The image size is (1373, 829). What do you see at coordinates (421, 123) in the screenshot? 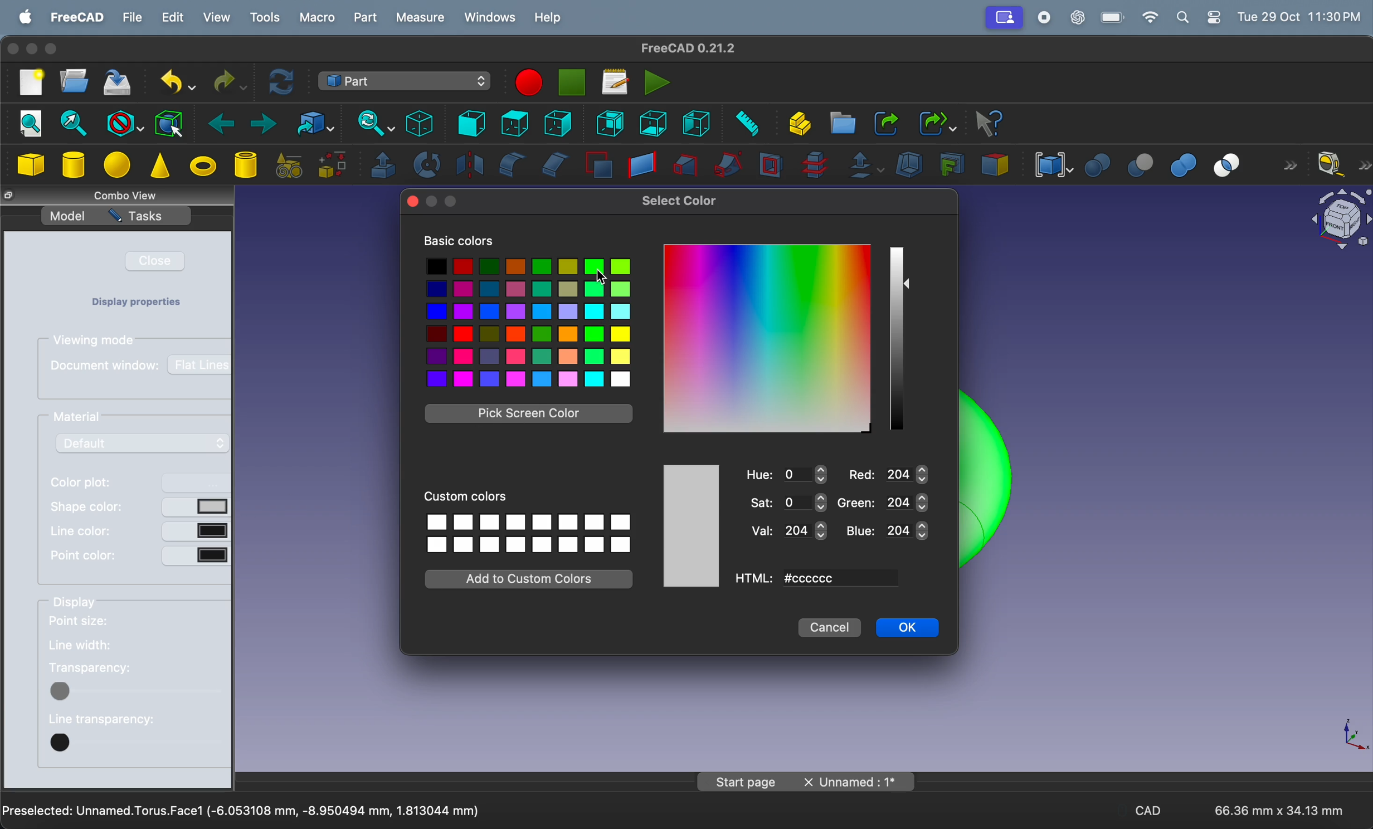
I see `isometric view` at bounding box center [421, 123].